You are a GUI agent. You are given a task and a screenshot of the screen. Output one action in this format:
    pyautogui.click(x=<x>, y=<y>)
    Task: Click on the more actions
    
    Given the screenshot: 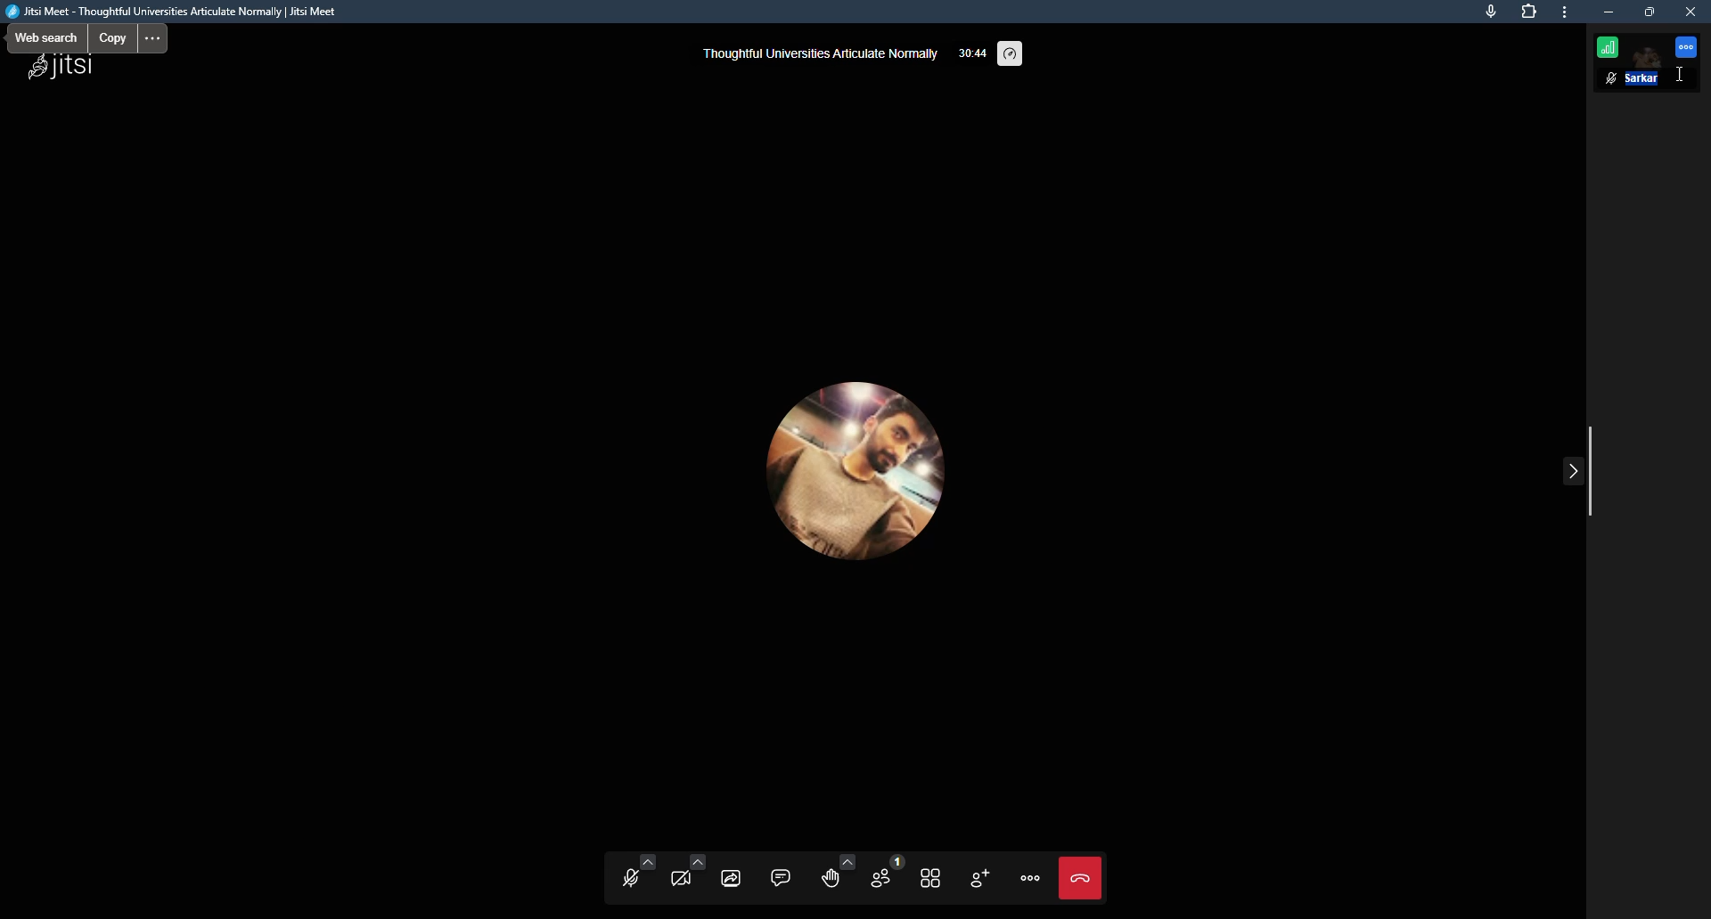 What is the action you would take?
    pyautogui.click(x=1033, y=878)
    